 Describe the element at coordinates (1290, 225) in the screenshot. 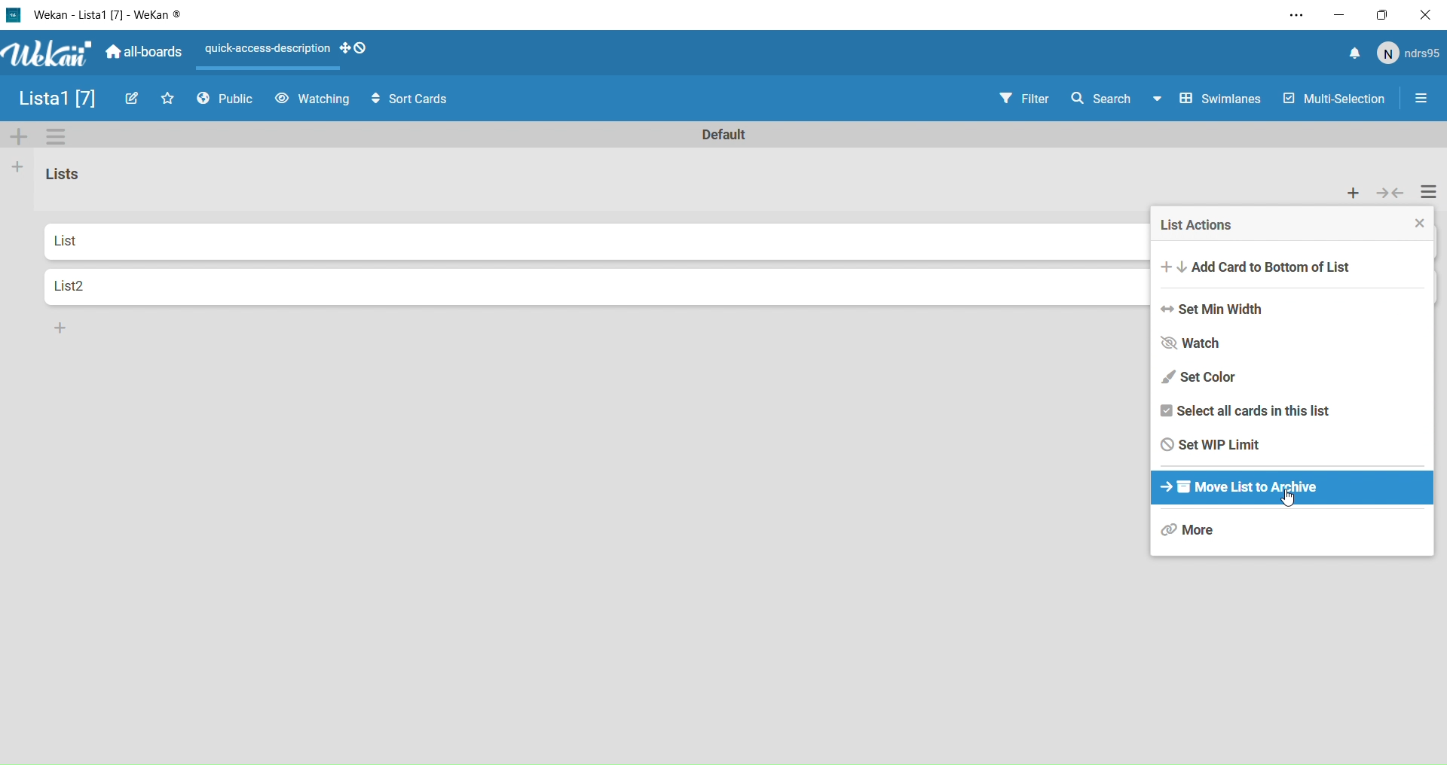

I see `List Actions` at that location.